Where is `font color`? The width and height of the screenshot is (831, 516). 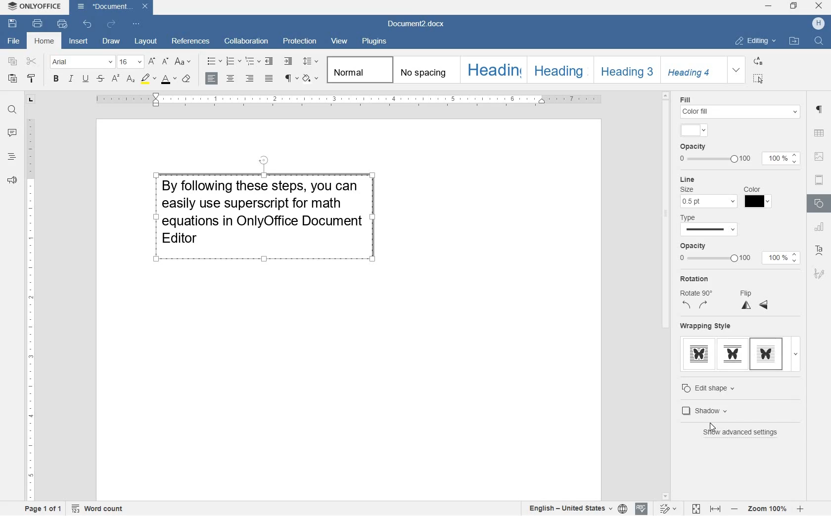
font color is located at coordinates (168, 80).